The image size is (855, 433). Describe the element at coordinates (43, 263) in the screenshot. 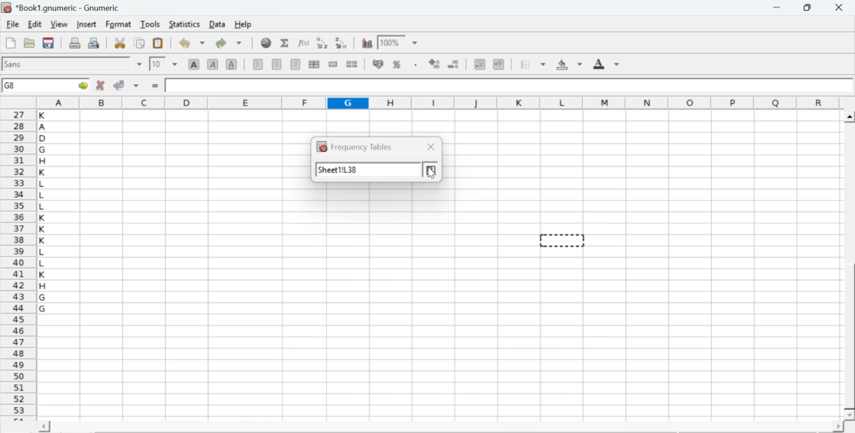

I see `alphabets` at that location.